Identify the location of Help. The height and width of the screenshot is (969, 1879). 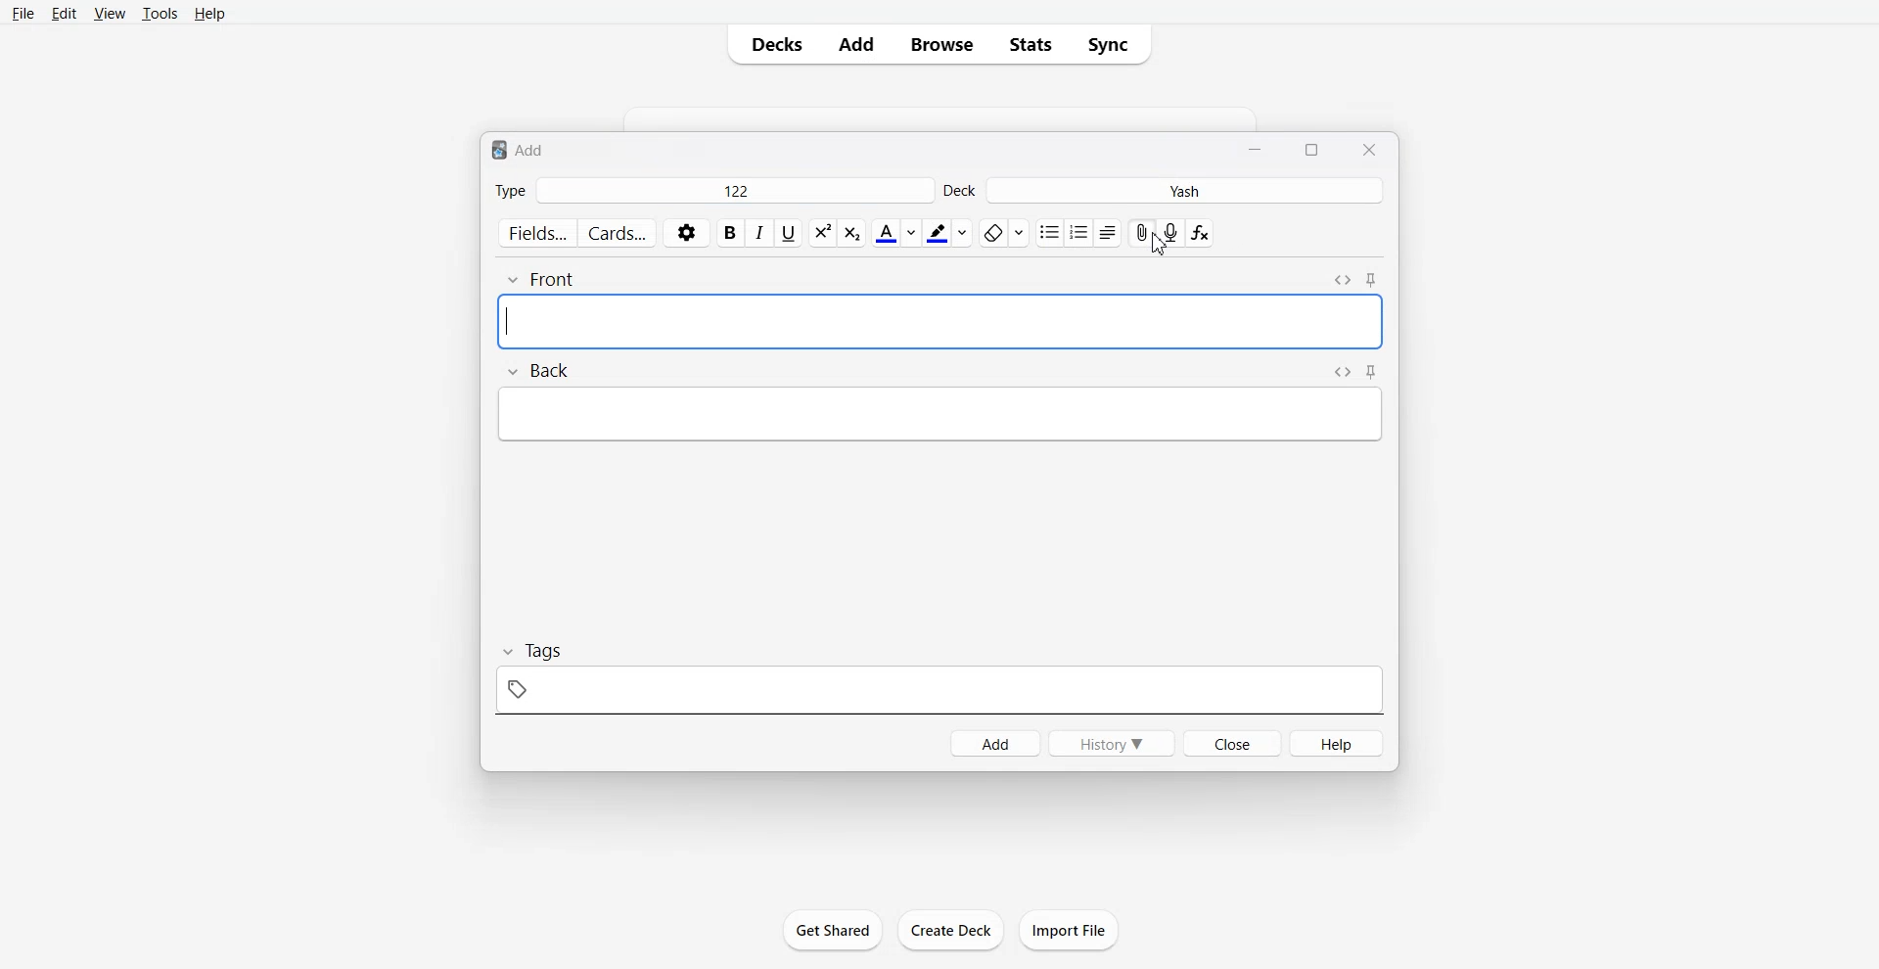
(208, 15).